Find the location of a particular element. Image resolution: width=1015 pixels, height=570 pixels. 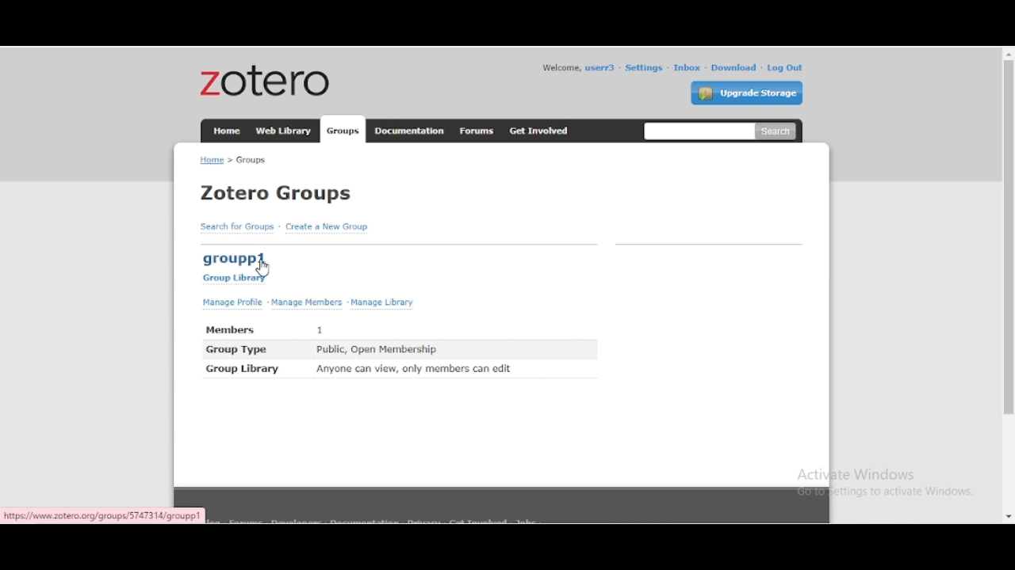

home is located at coordinates (212, 159).